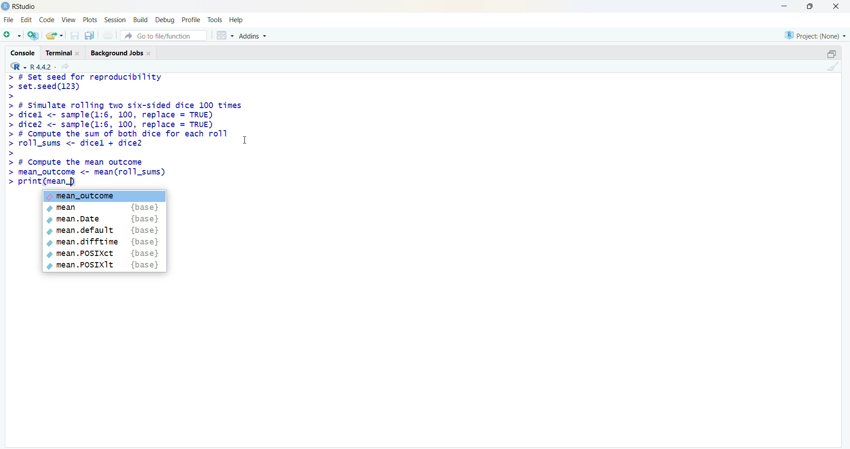 This screenshot has width=850, height=449. What do you see at coordinates (5, 6) in the screenshot?
I see `logo` at bounding box center [5, 6].